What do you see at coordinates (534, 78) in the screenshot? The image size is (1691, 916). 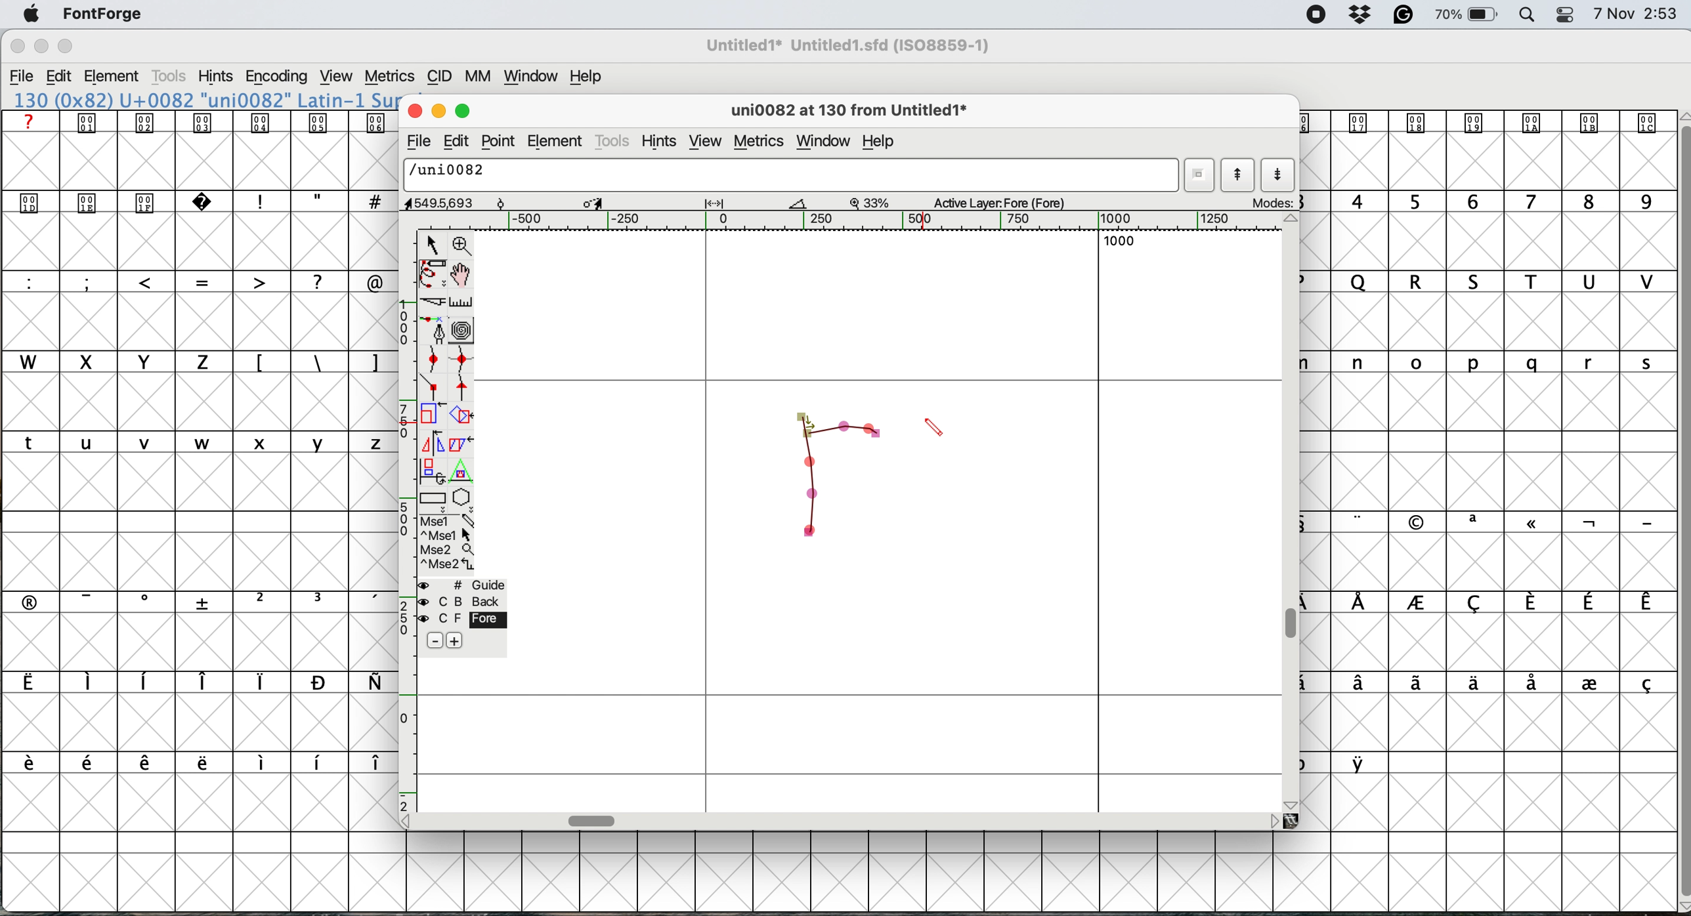 I see `window` at bounding box center [534, 78].